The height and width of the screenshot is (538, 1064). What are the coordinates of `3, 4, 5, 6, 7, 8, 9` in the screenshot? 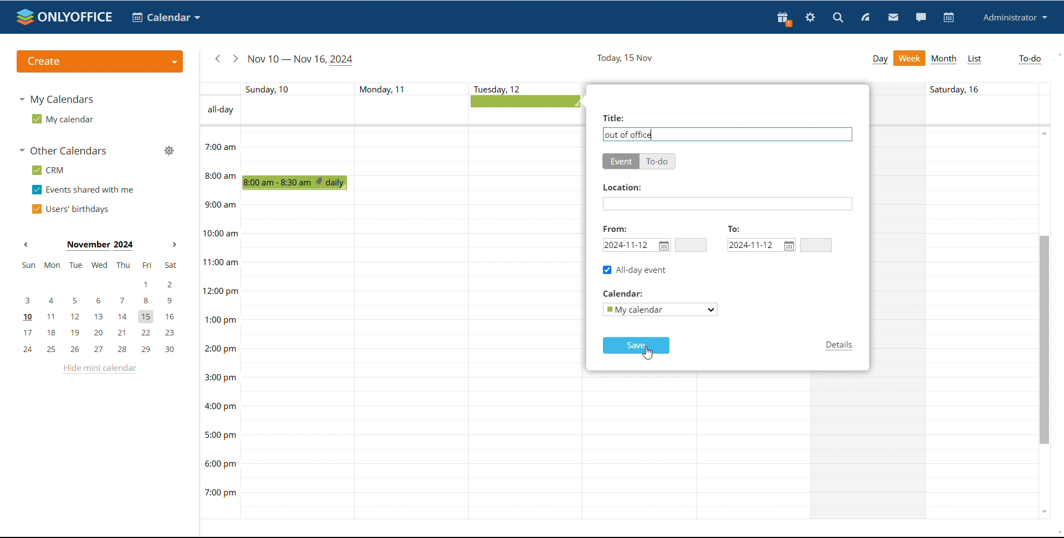 It's located at (101, 301).